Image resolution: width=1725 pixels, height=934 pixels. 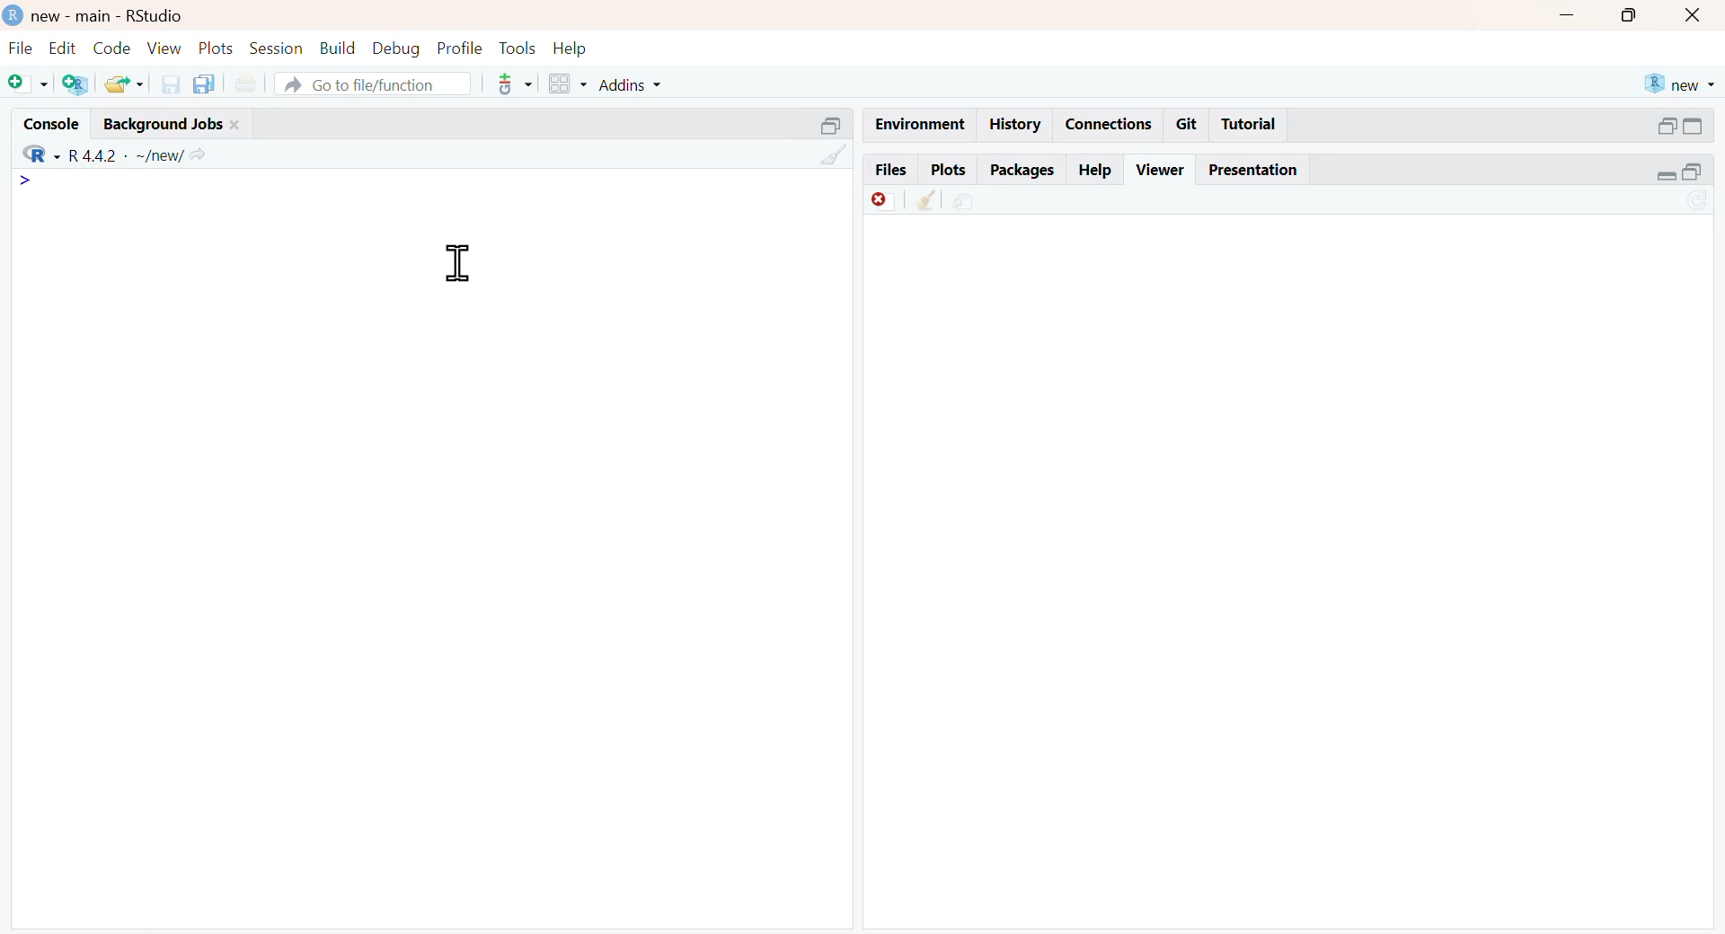 I want to click on R dropdown, so click(x=30, y=149).